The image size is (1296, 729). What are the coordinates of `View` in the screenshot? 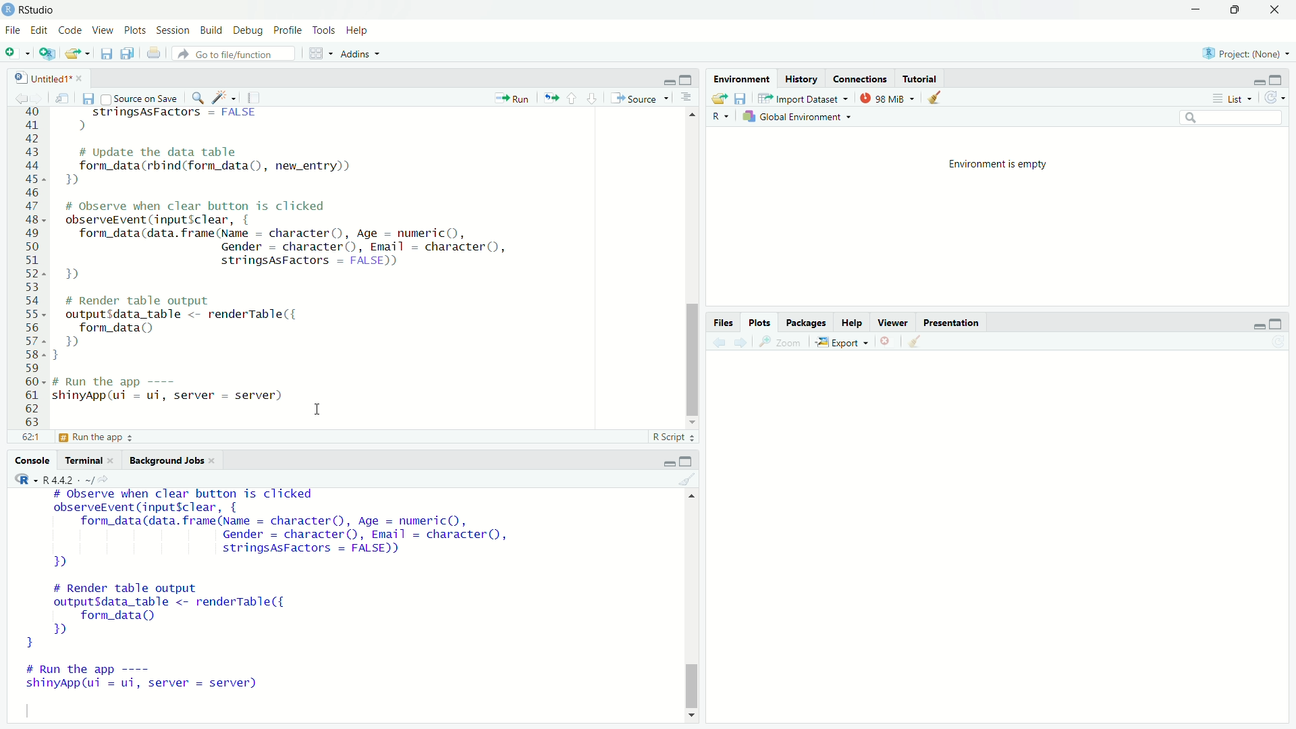 It's located at (105, 31).